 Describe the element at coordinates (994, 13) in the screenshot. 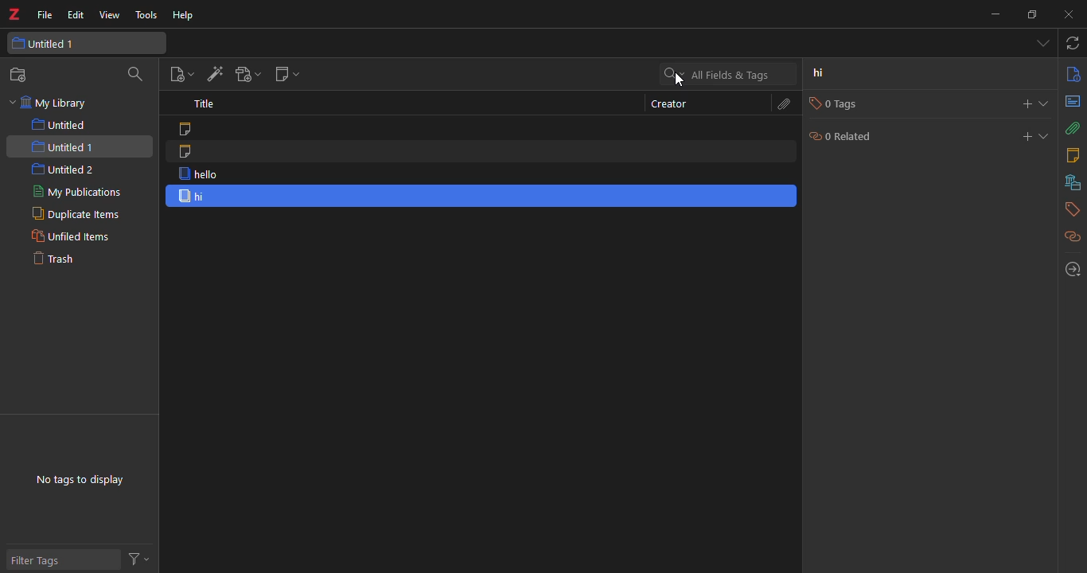

I see `minimize` at that location.